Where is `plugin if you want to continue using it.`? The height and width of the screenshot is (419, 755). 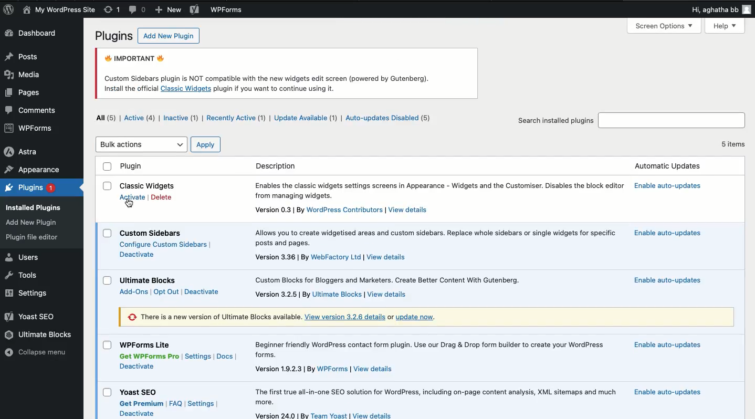
plugin if you want to continue using it. is located at coordinates (275, 89).